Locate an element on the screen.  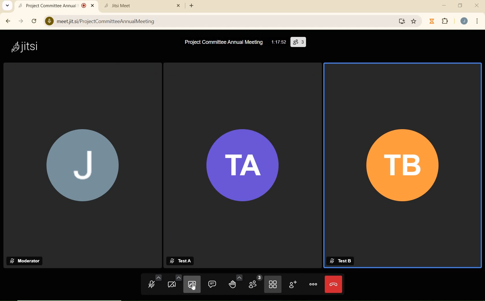
jitsi is located at coordinates (27, 46).